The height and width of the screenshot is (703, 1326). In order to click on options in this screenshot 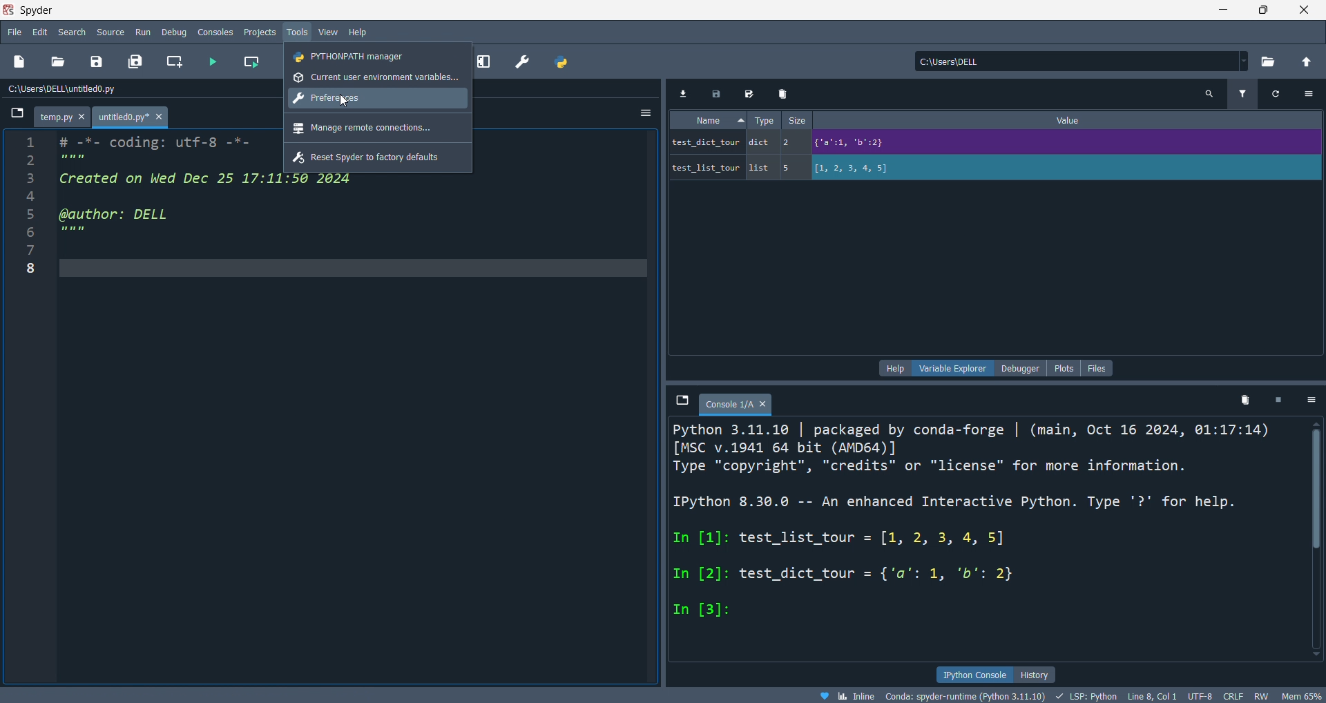, I will do `click(1313, 400)`.